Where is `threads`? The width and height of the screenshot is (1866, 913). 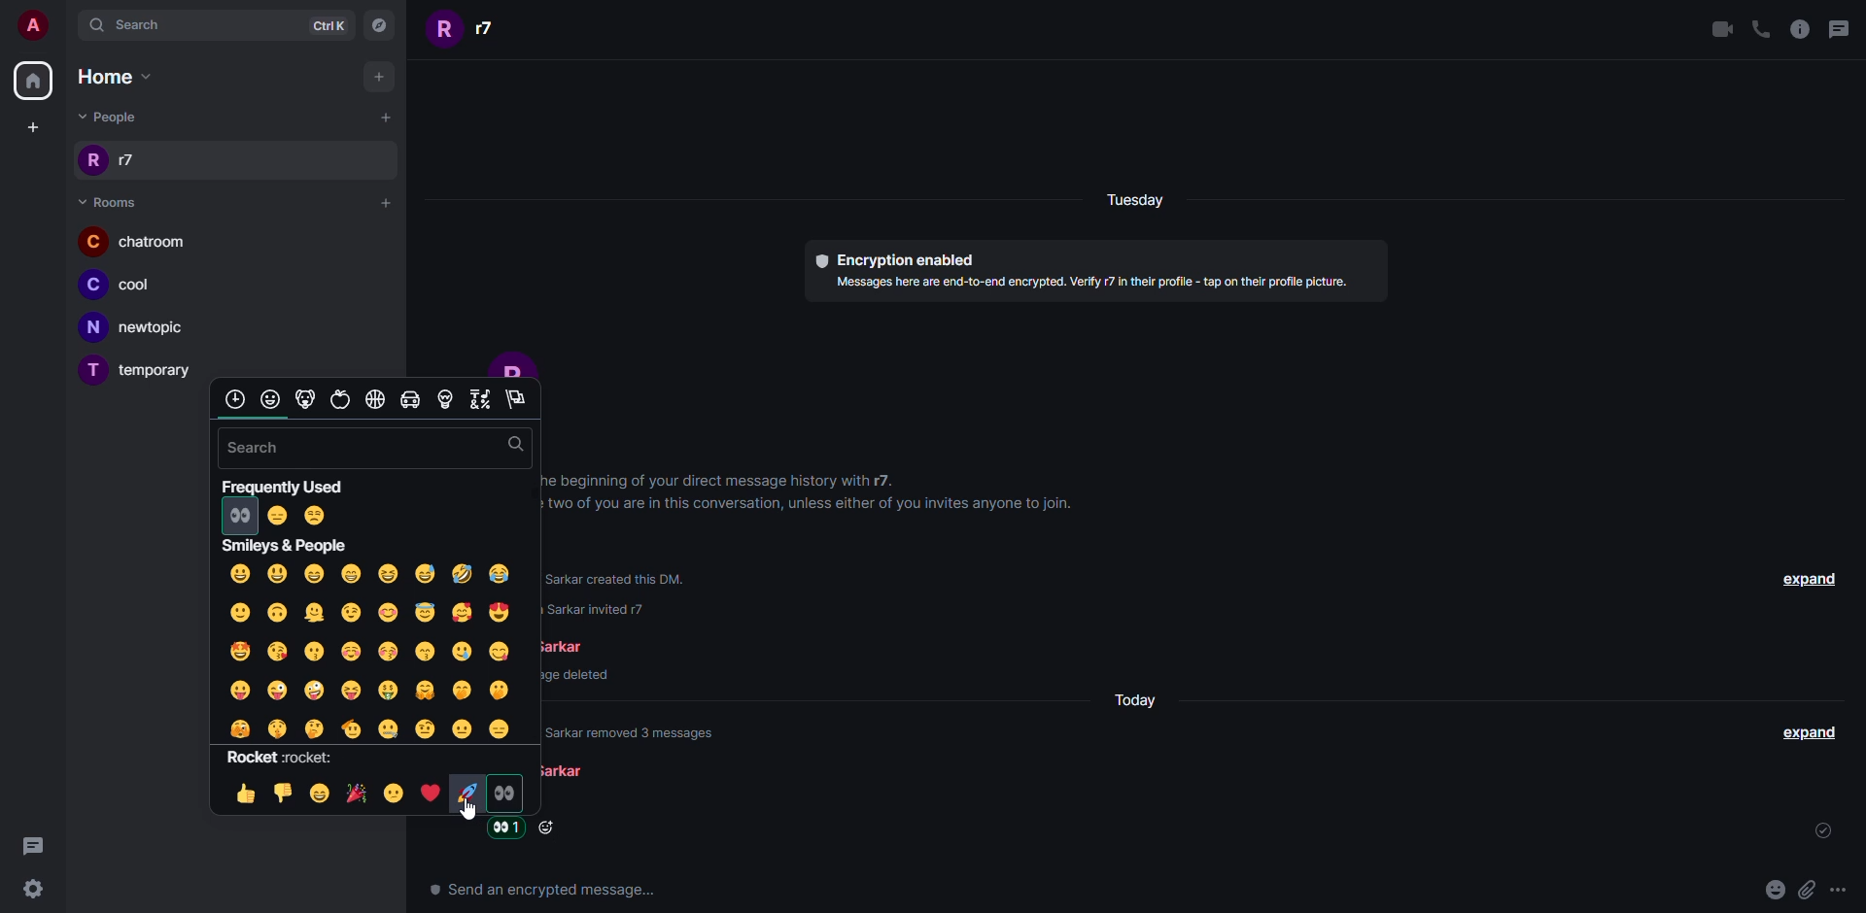
threads is located at coordinates (43, 845).